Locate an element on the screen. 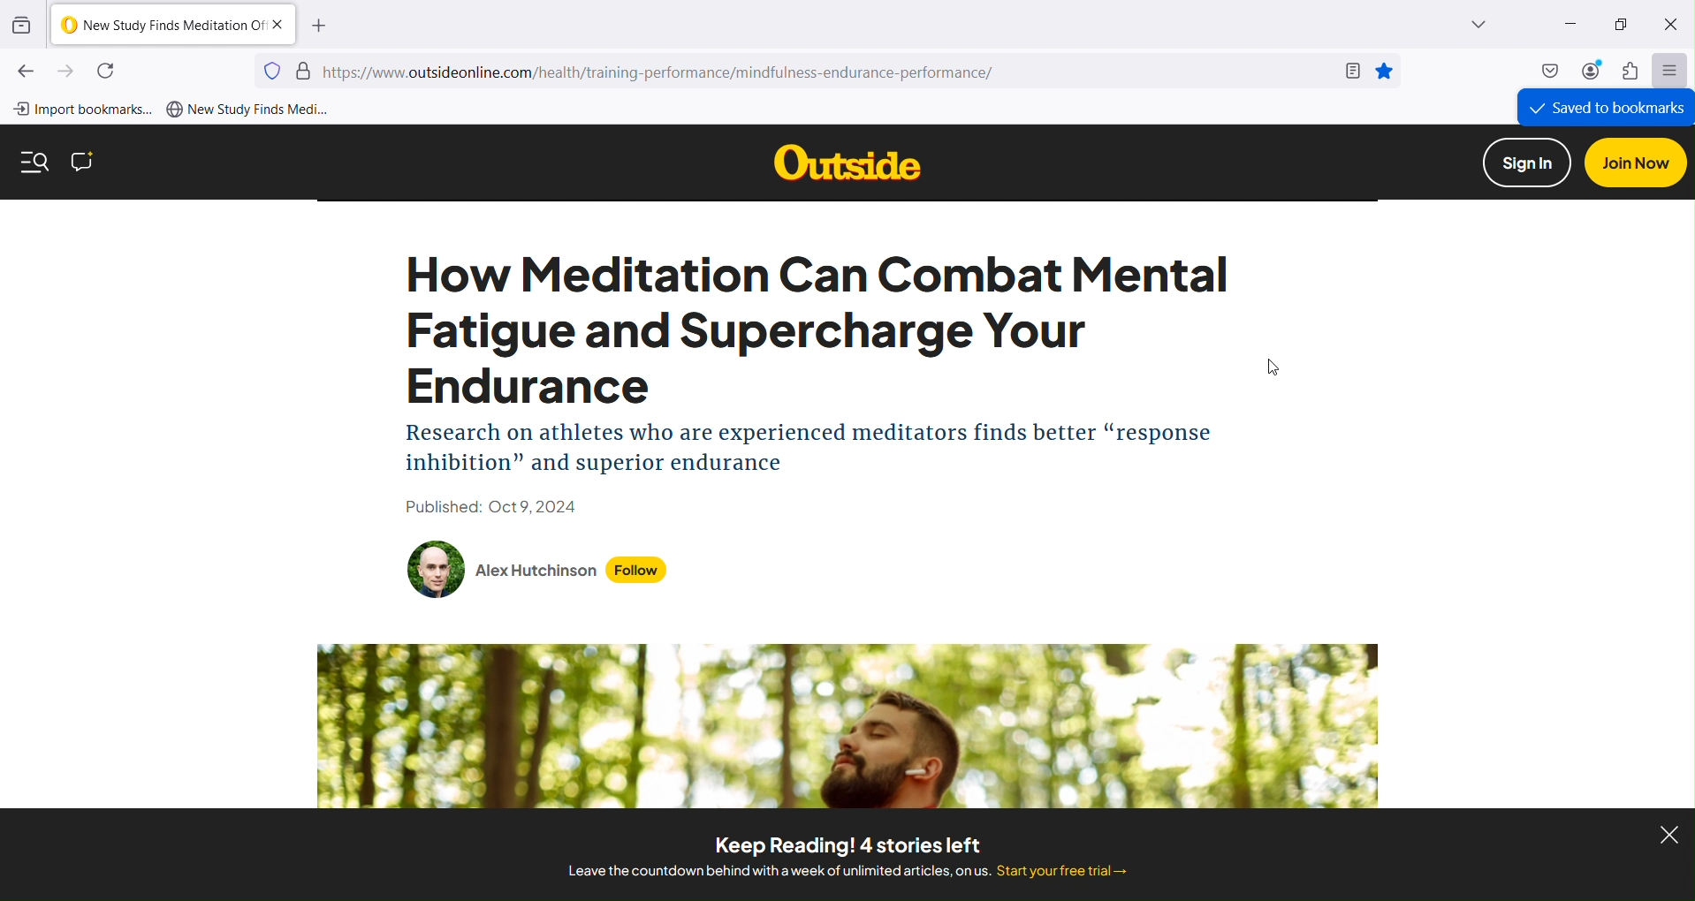 This screenshot has height=901, width=1695. Cursor is located at coordinates (1272, 367).